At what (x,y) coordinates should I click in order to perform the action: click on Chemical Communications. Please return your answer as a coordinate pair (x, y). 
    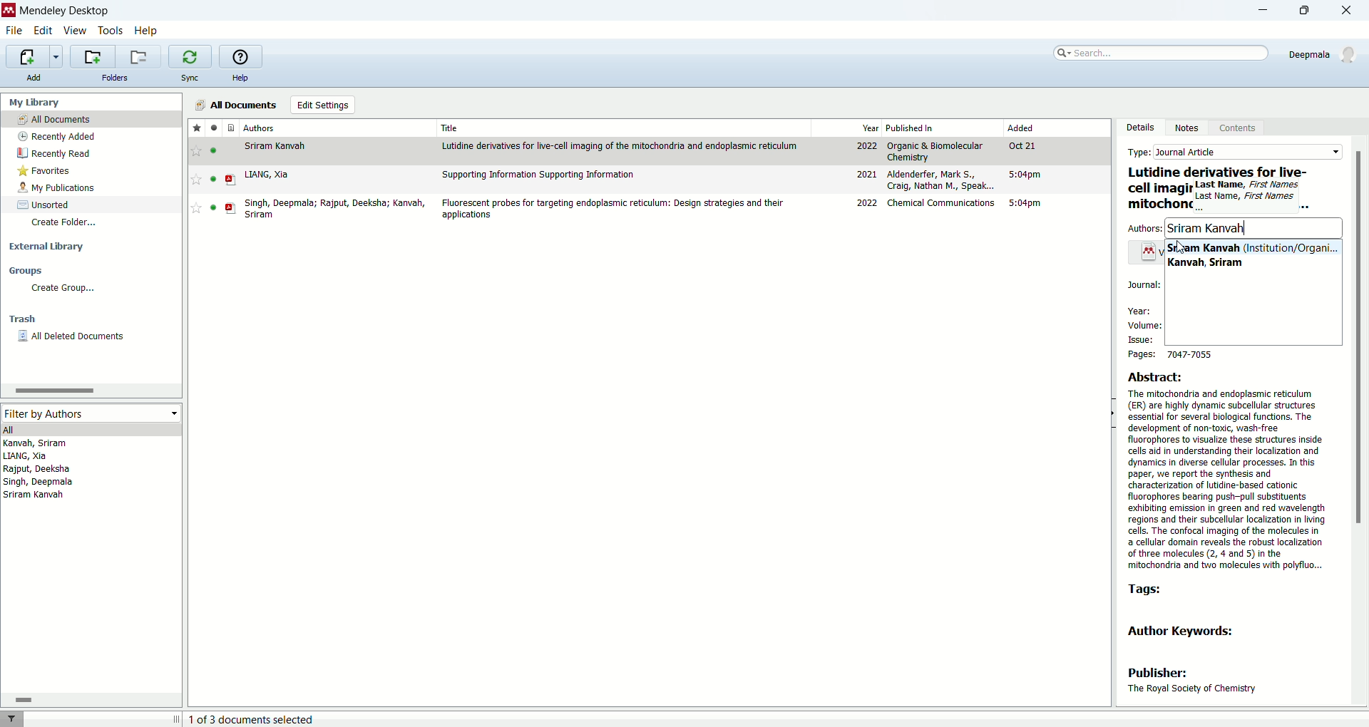
    Looking at the image, I should click on (942, 202).